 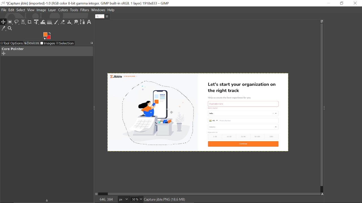 I want to click on 1-10, so click(x=213, y=136).